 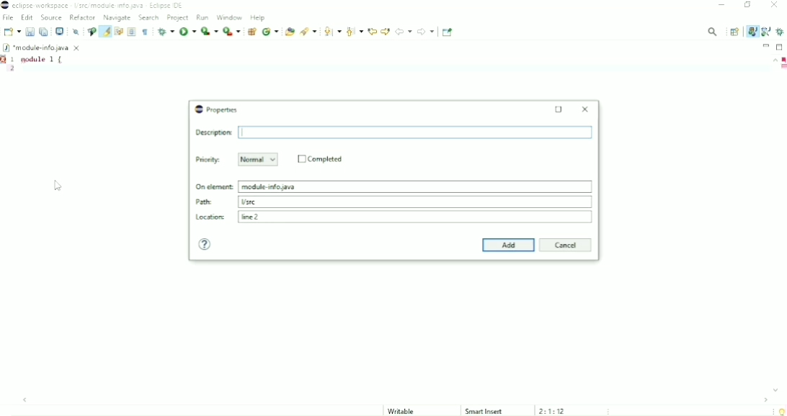 I want to click on Help, so click(x=258, y=17).